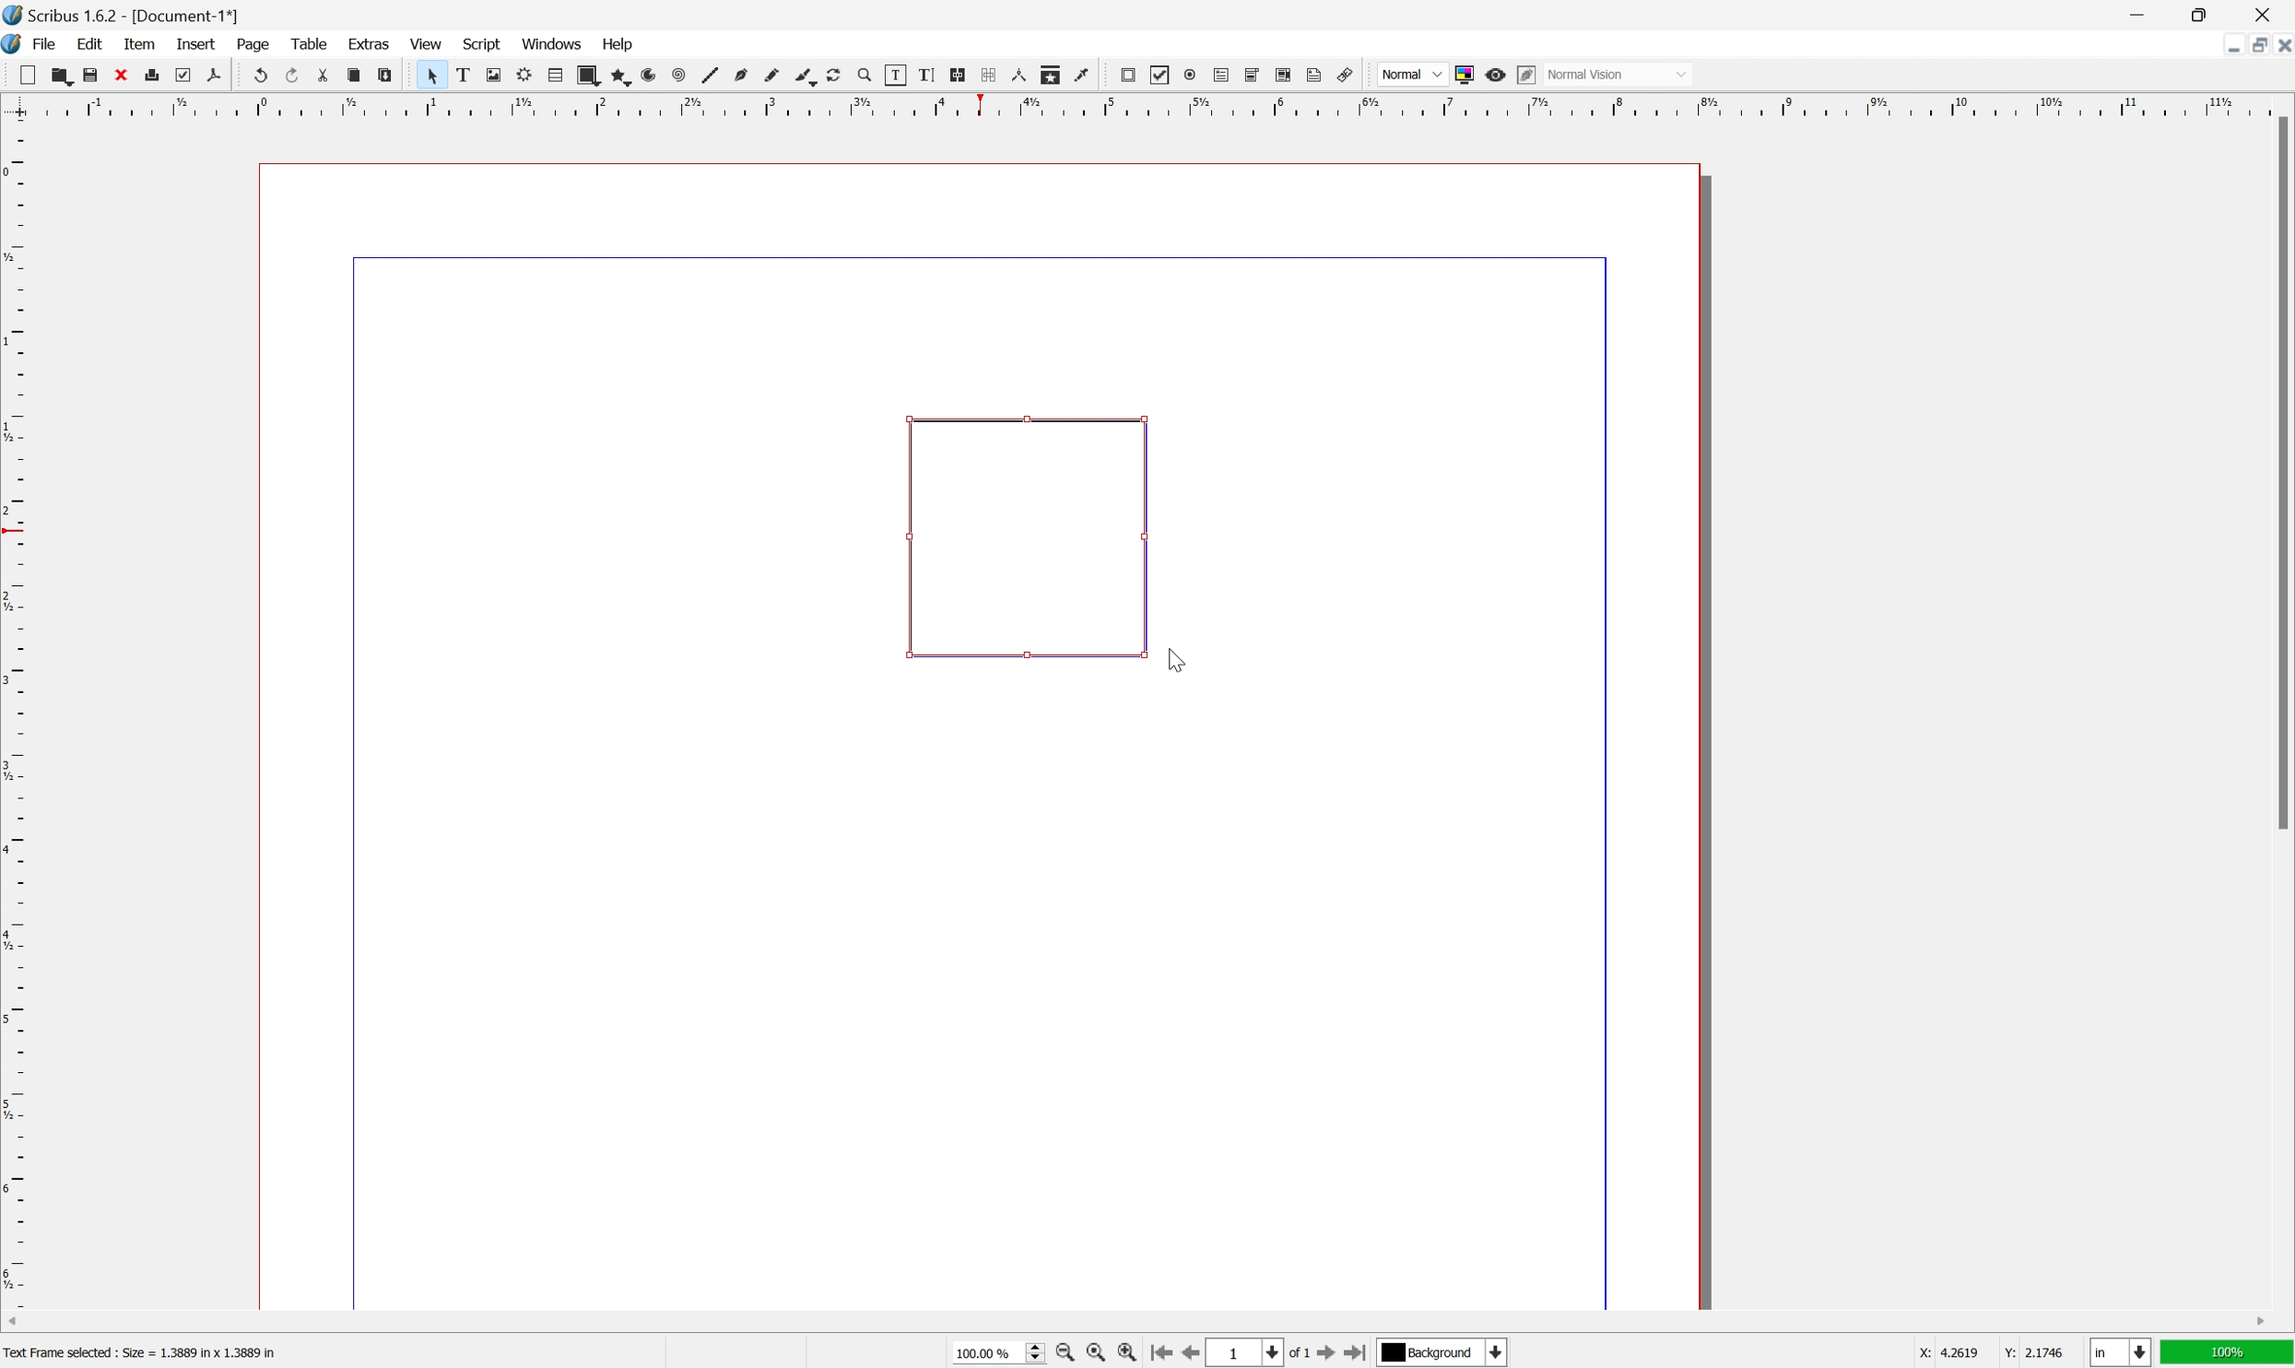 Image resolution: width=2295 pixels, height=1368 pixels. What do you see at coordinates (152, 74) in the screenshot?
I see `print` at bounding box center [152, 74].